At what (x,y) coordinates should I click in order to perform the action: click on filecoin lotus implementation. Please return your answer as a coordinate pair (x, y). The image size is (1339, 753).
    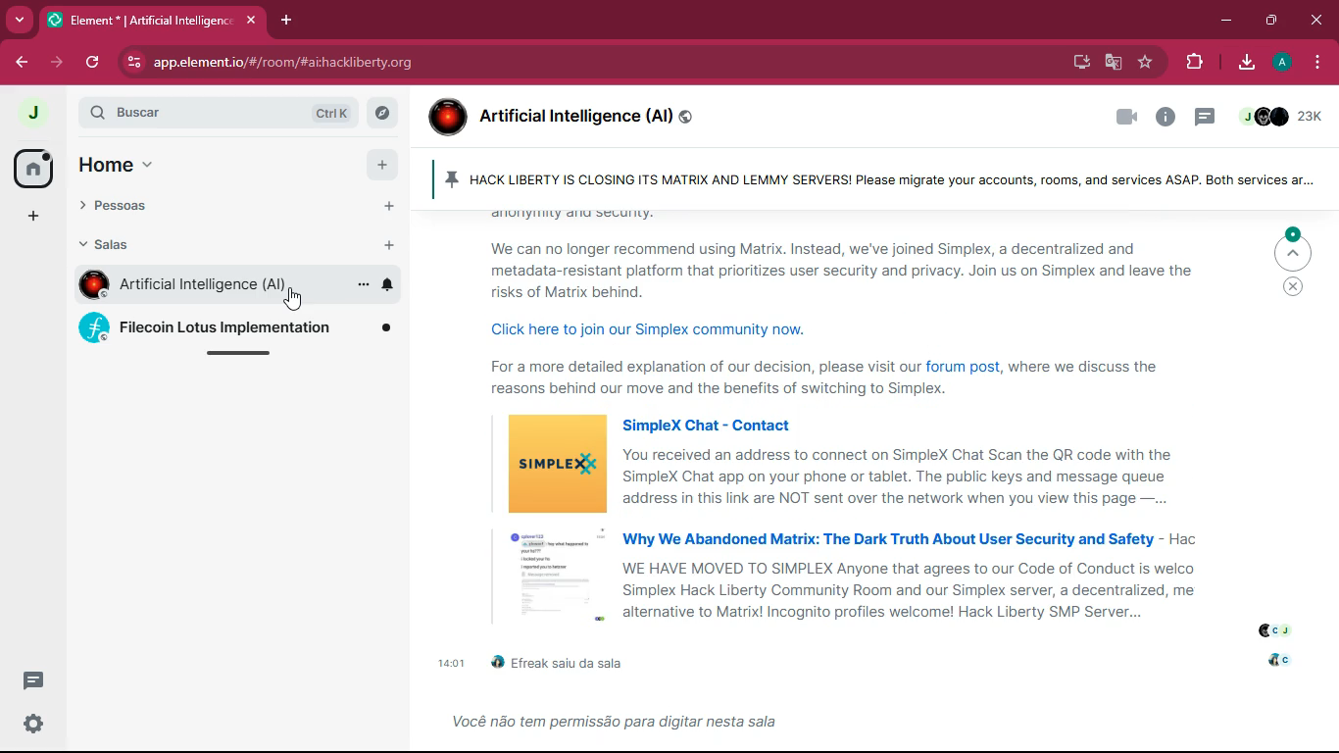
    Looking at the image, I should click on (235, 327).